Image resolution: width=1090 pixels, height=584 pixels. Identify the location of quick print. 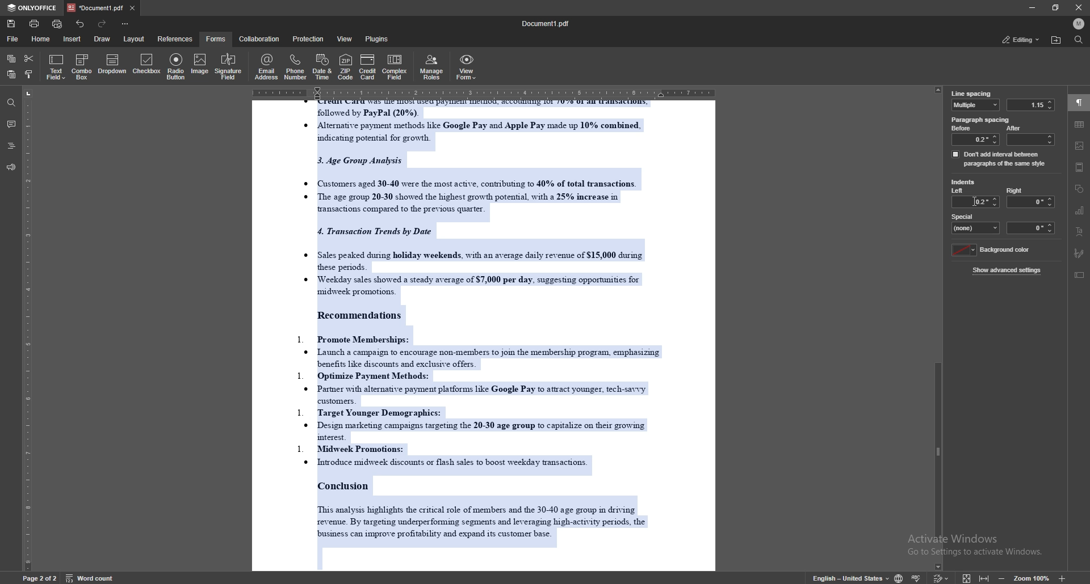
(58, 24).